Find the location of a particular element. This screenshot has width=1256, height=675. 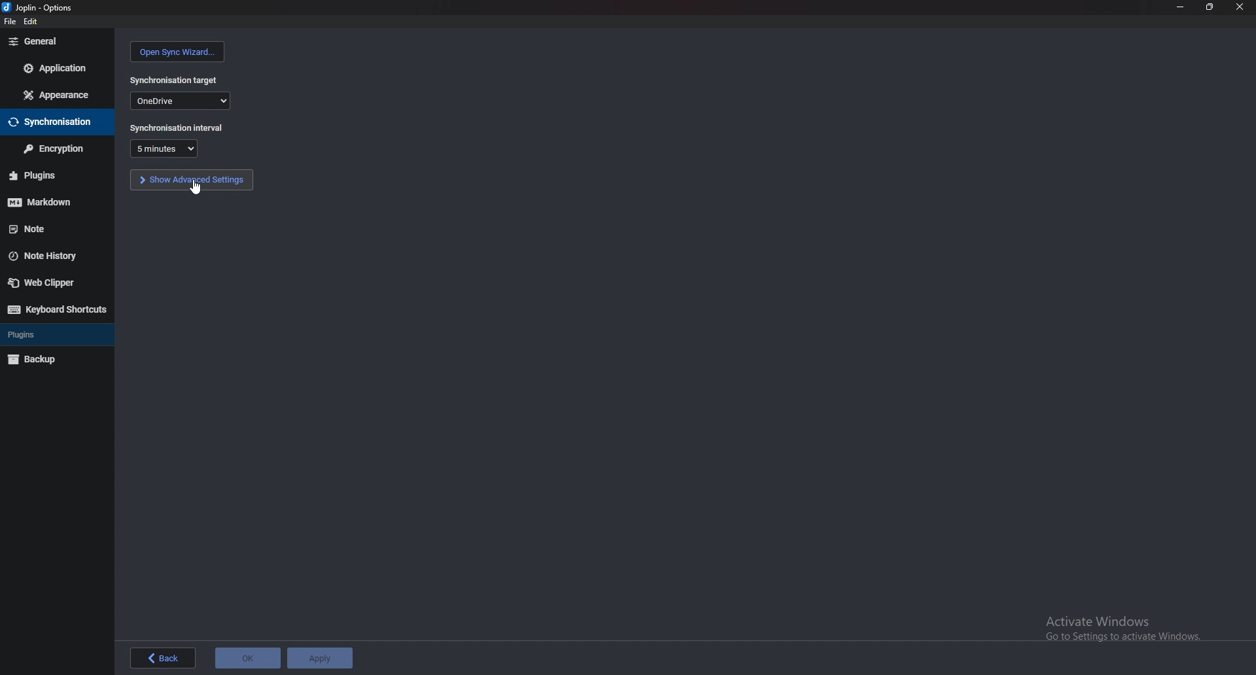

keyboard shortcuts is located at coordinates (54, 309).